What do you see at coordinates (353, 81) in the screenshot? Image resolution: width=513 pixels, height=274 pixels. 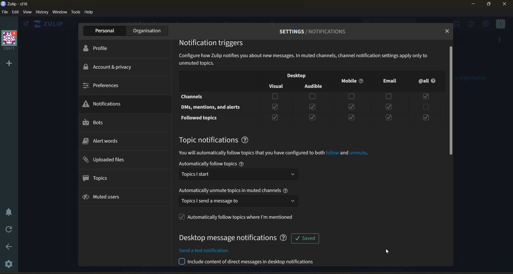 I see `Mobile` at bounding box center [353, 81].